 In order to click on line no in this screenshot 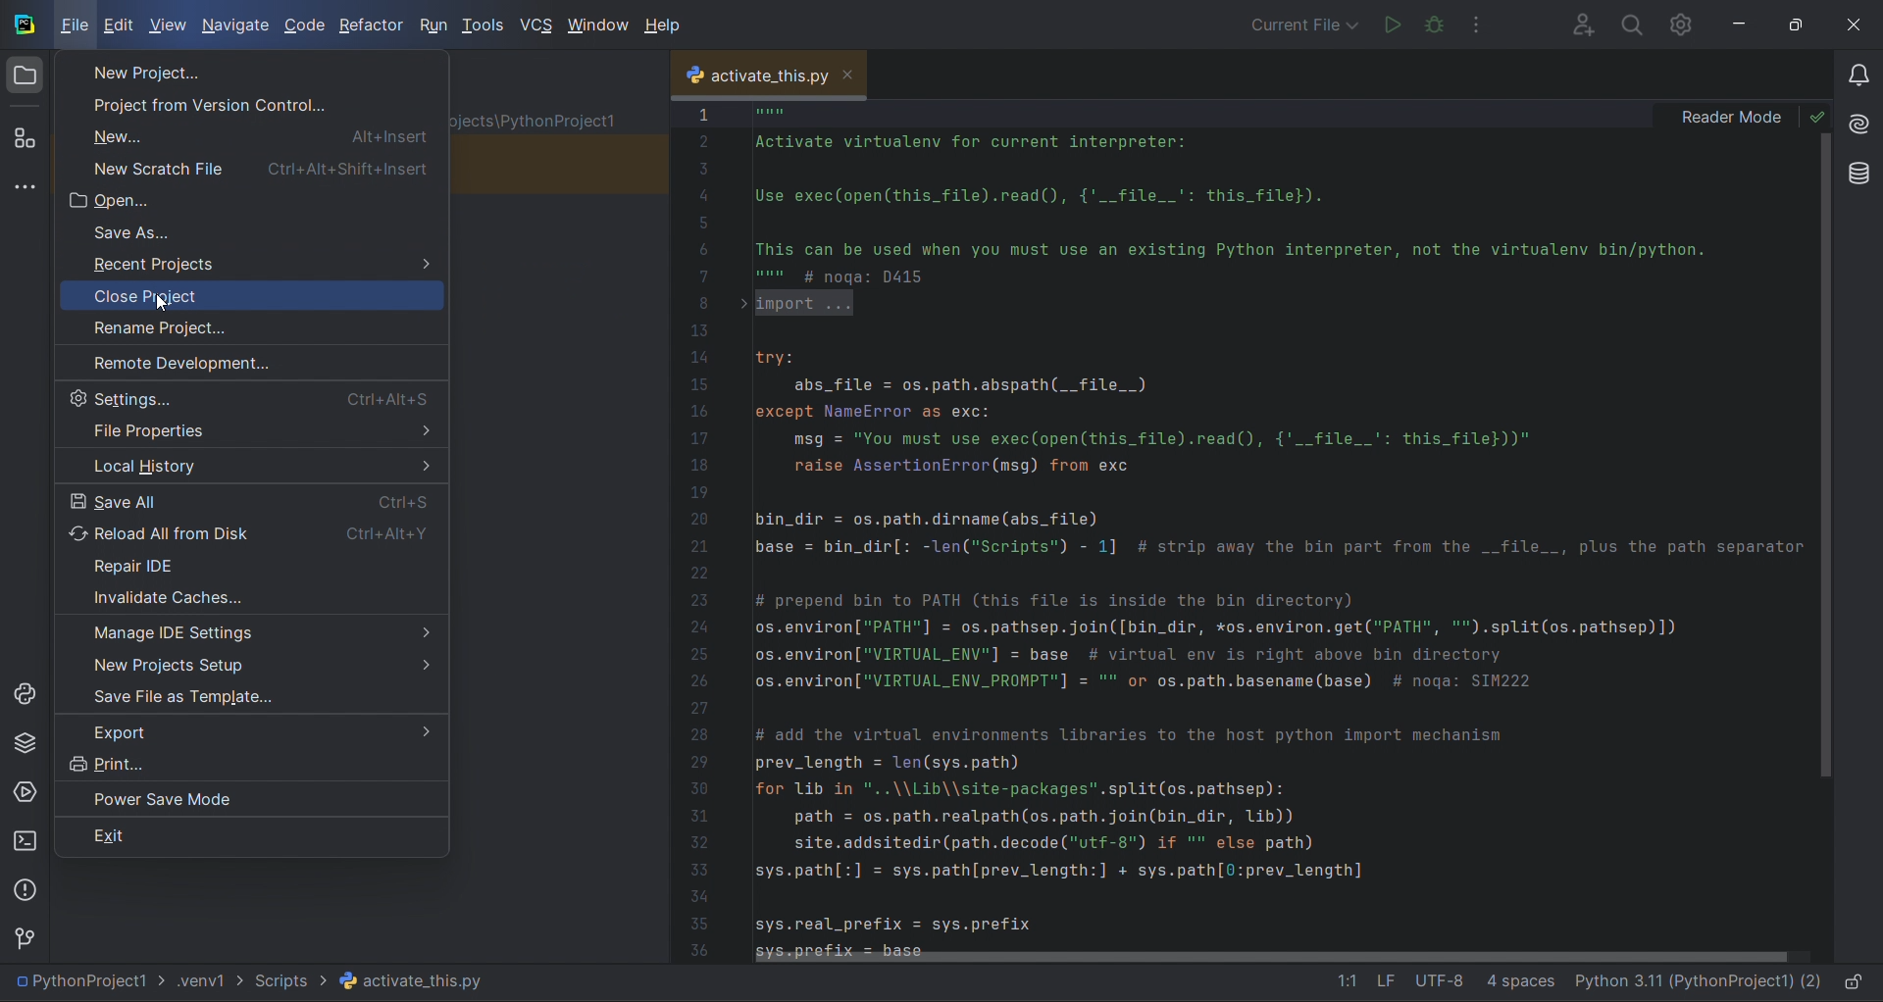, I will do `click(700, 529)`.